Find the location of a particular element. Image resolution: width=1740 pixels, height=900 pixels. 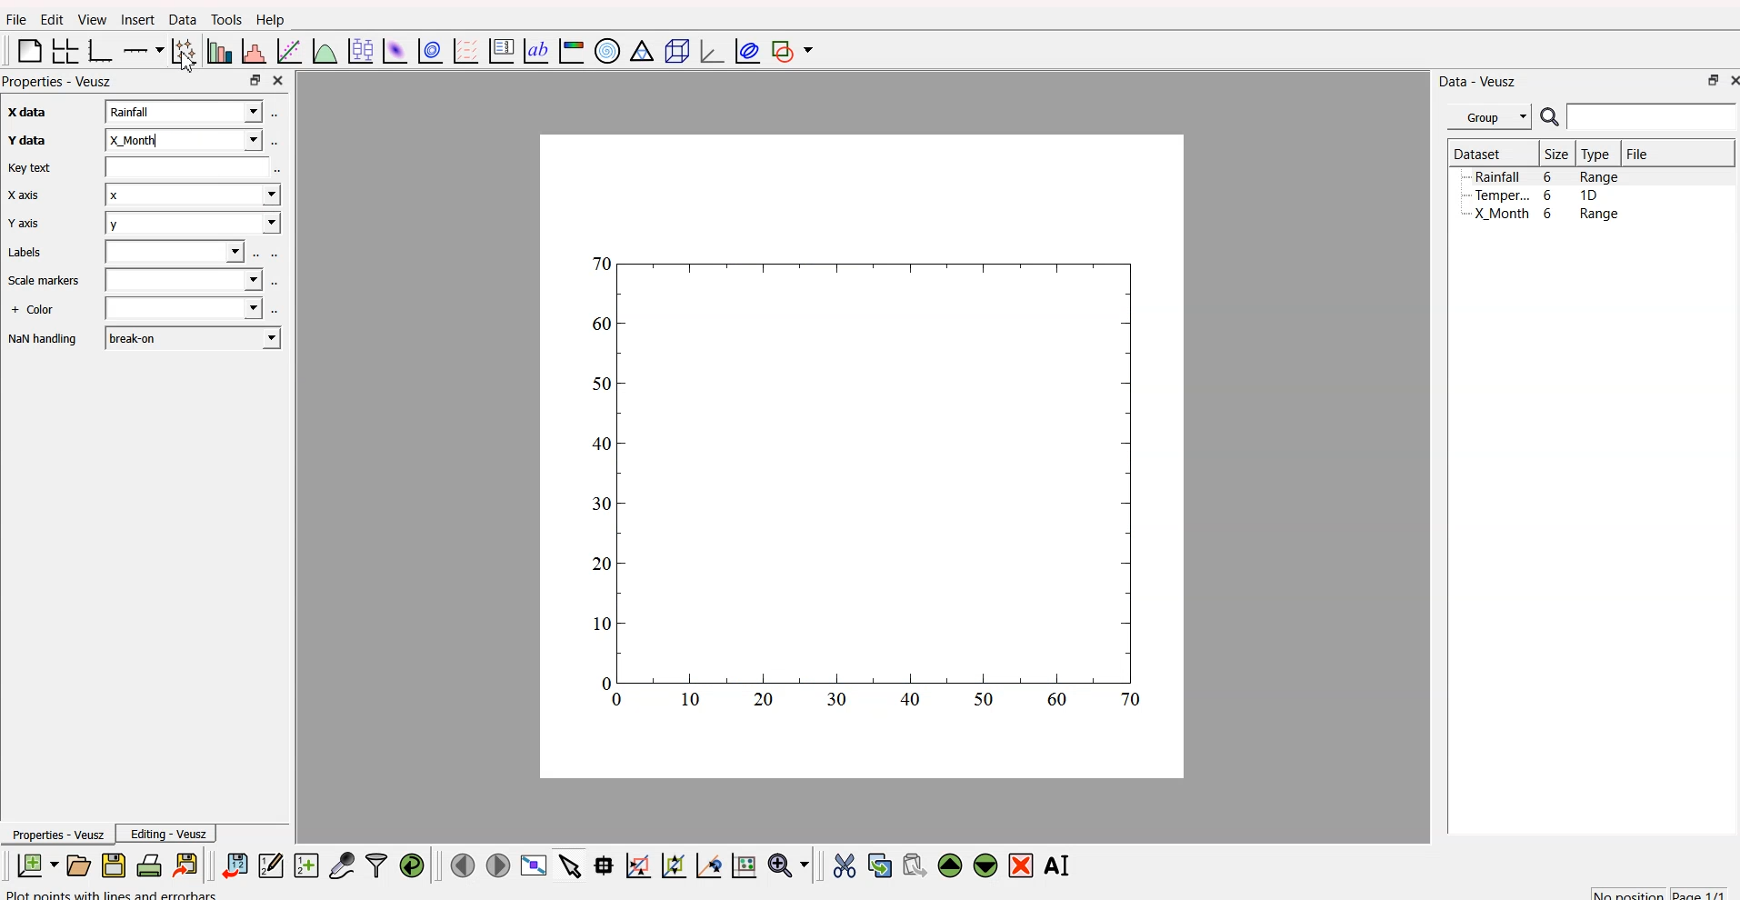

canvas is located at coordinates (863, 459).